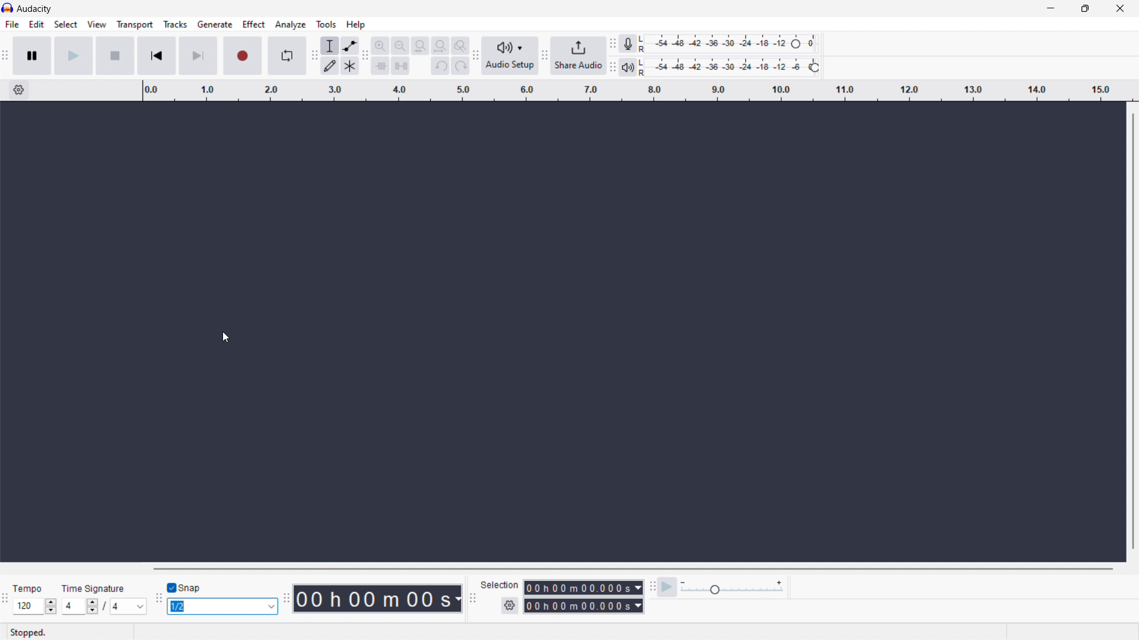 This screenshot has height=640, width=1139. What do you see at coordinates (222, 607) in the screenshot?
I see `snap = 1/2 selected` at bounding box center [222, 607].